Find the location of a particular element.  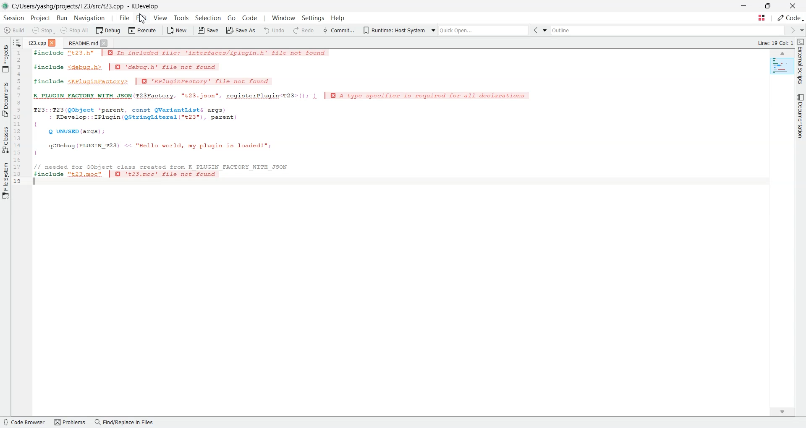

Save is located at coordinates (207, 30).